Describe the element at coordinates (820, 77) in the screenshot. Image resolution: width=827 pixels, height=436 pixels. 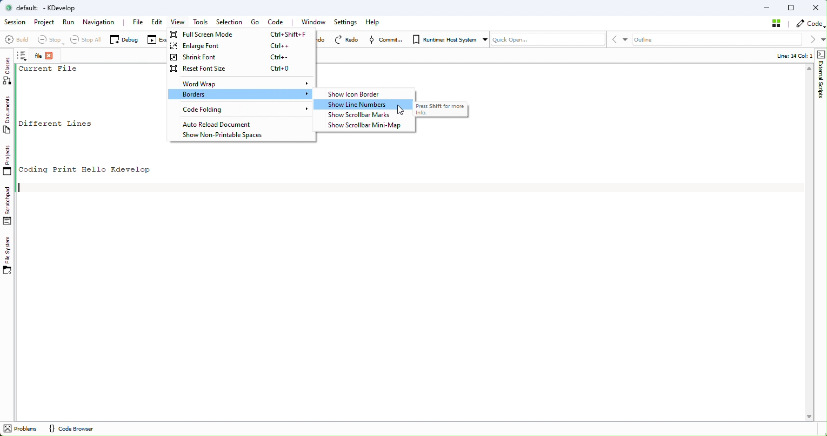
I see `Shape` at that location.